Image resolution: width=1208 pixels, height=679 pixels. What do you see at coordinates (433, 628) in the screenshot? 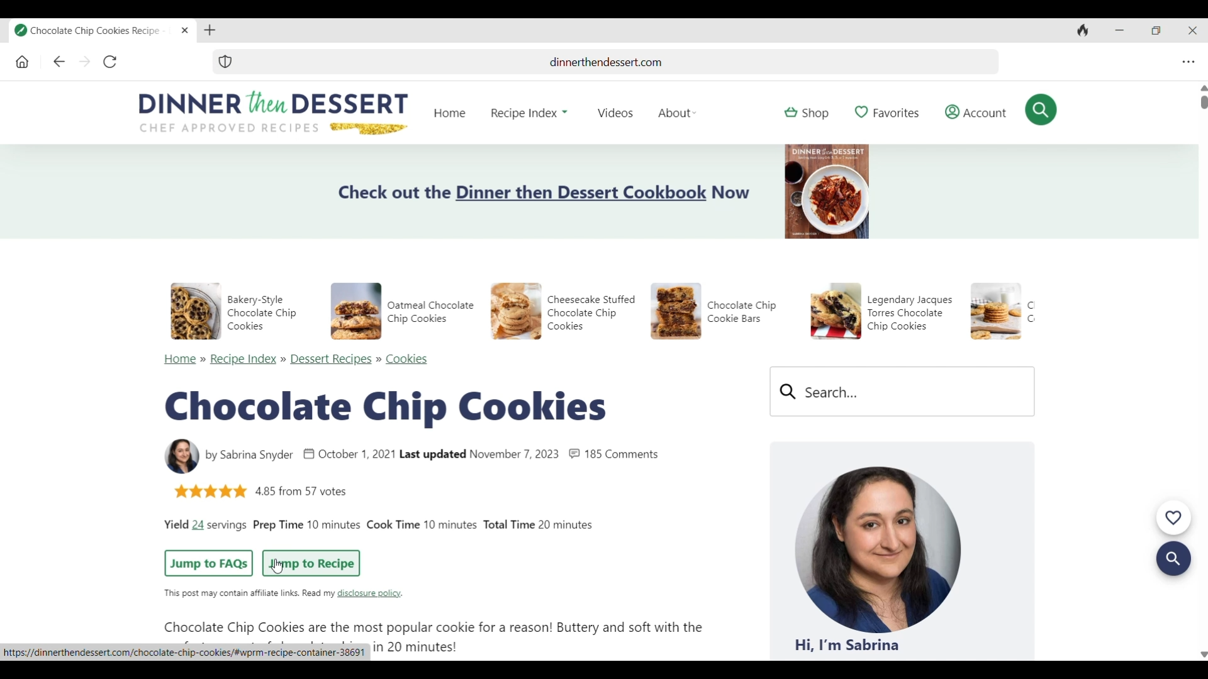
I see `Chocolate Chip Cookies are the most popular cookie for a reason! Buttery and soft with the` at bounding box center [433, 628].